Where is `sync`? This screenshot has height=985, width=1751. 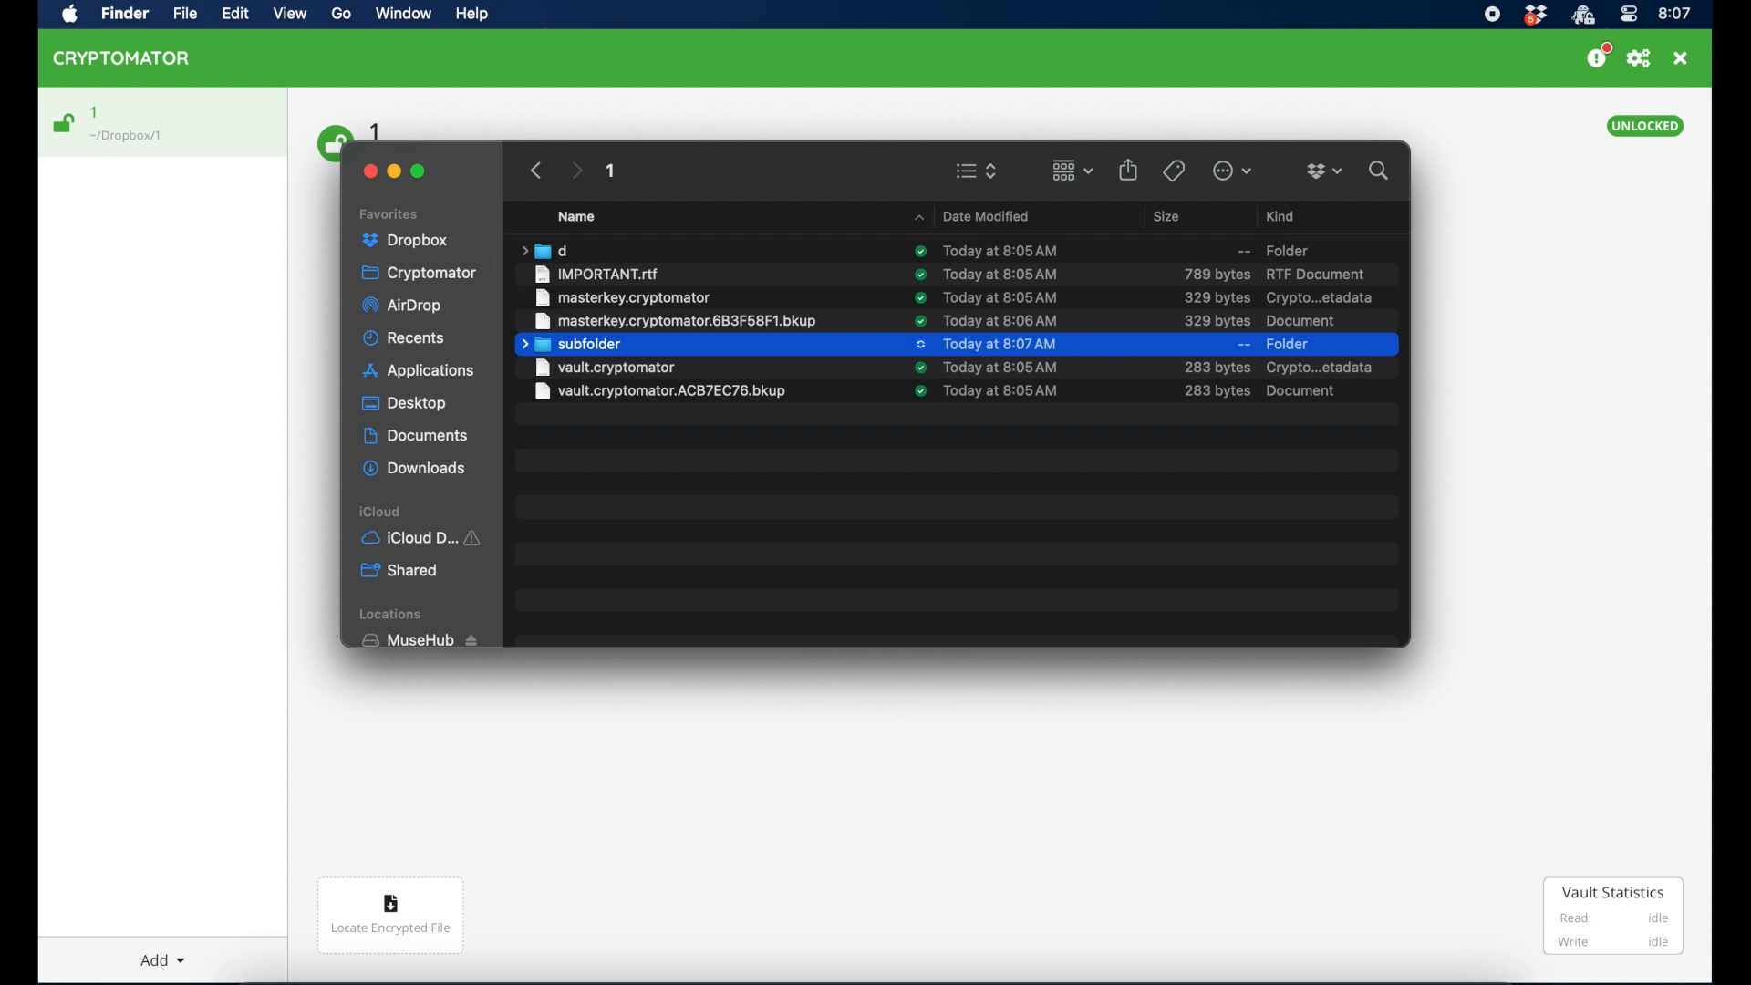 sync is located at coordinates (918, 397).